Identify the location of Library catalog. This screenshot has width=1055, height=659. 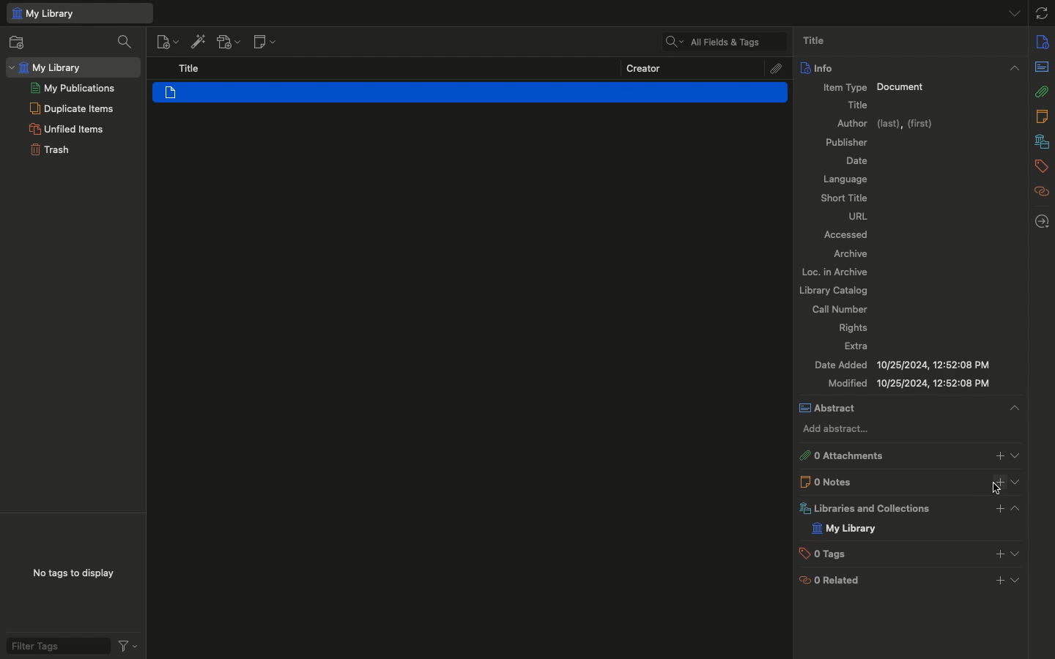
(832, 289).